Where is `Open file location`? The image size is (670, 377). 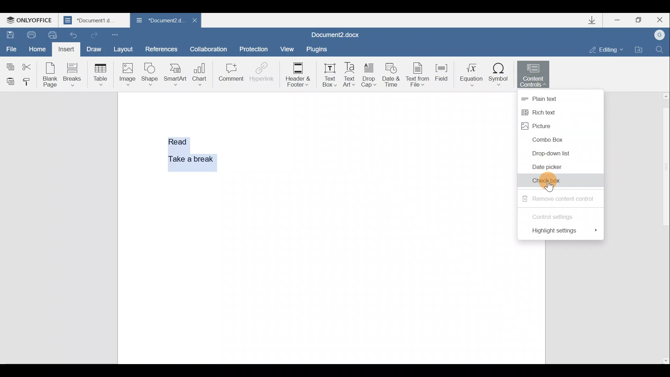 Open file location is located at coordinates (639, 50).